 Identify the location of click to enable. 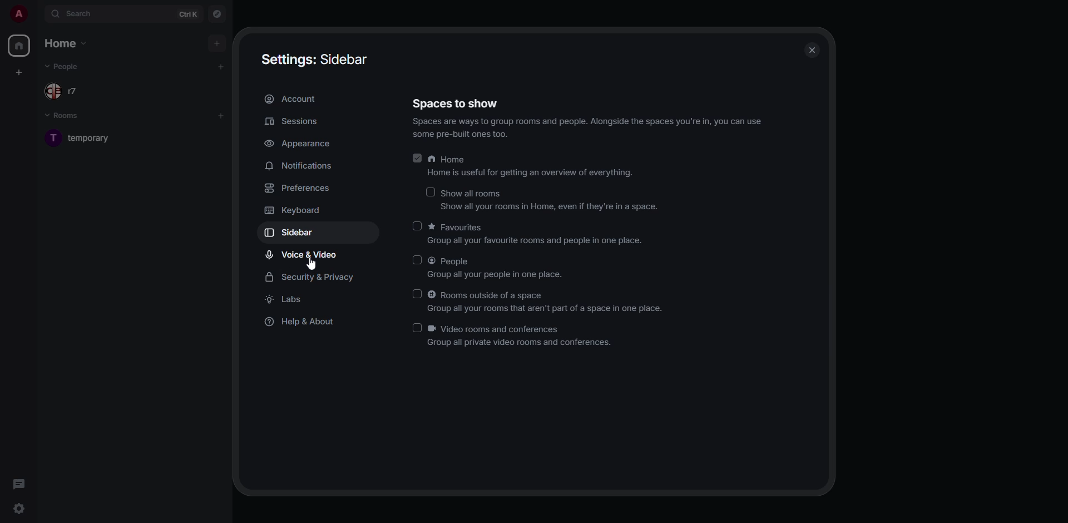
(417, 294).